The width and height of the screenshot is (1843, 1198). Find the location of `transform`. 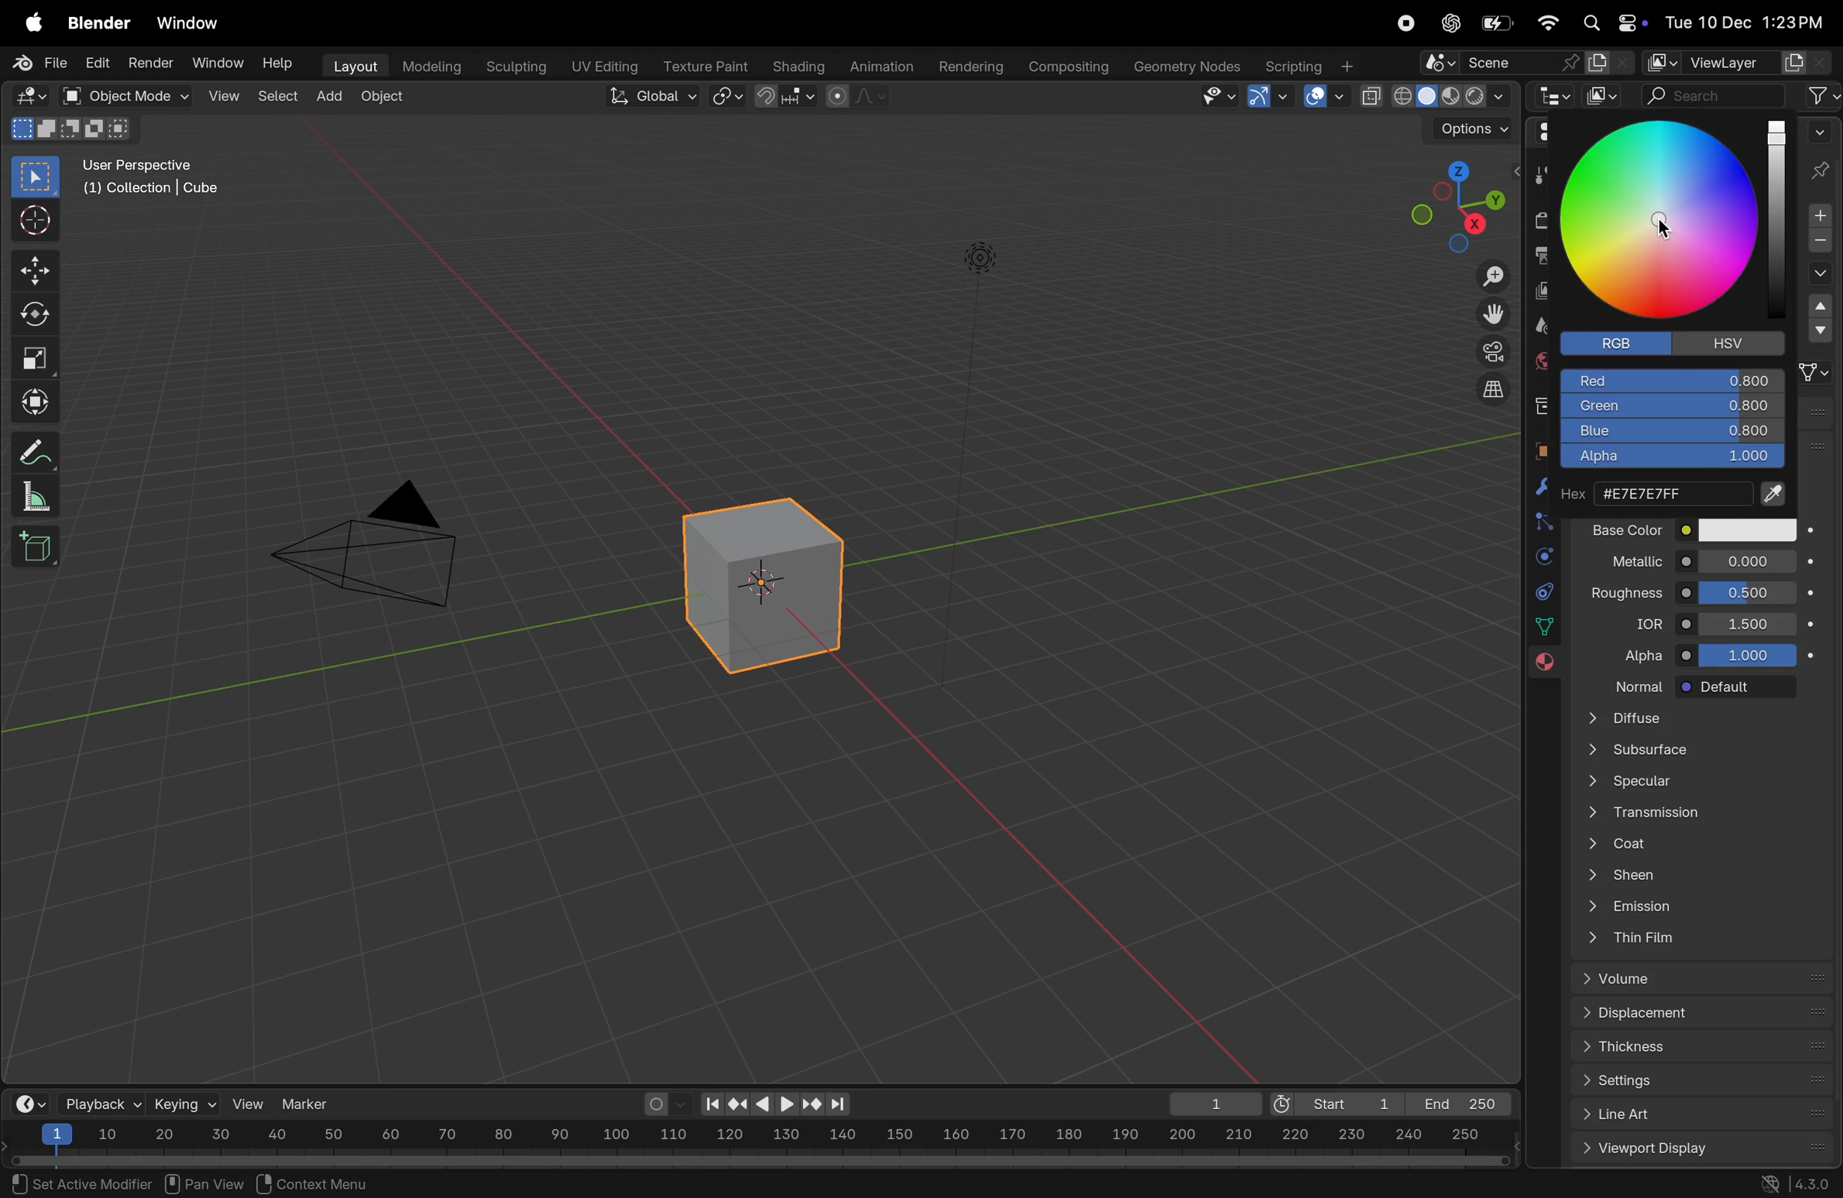

transform is located at coordinates (32, 399).